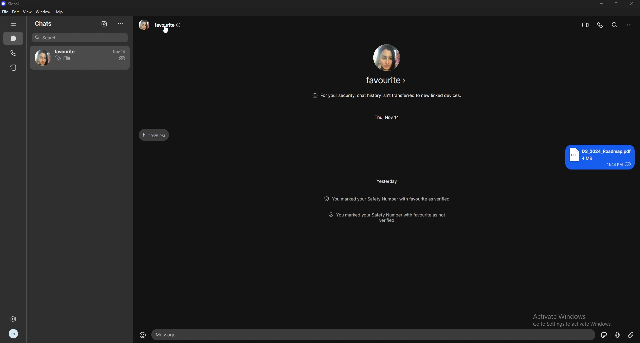 The width and height of the screenshot is (640, 343). What do you see at coordinates (162, 25) in the screenshot?
I see `contact info` at bounding box center [162, 25].